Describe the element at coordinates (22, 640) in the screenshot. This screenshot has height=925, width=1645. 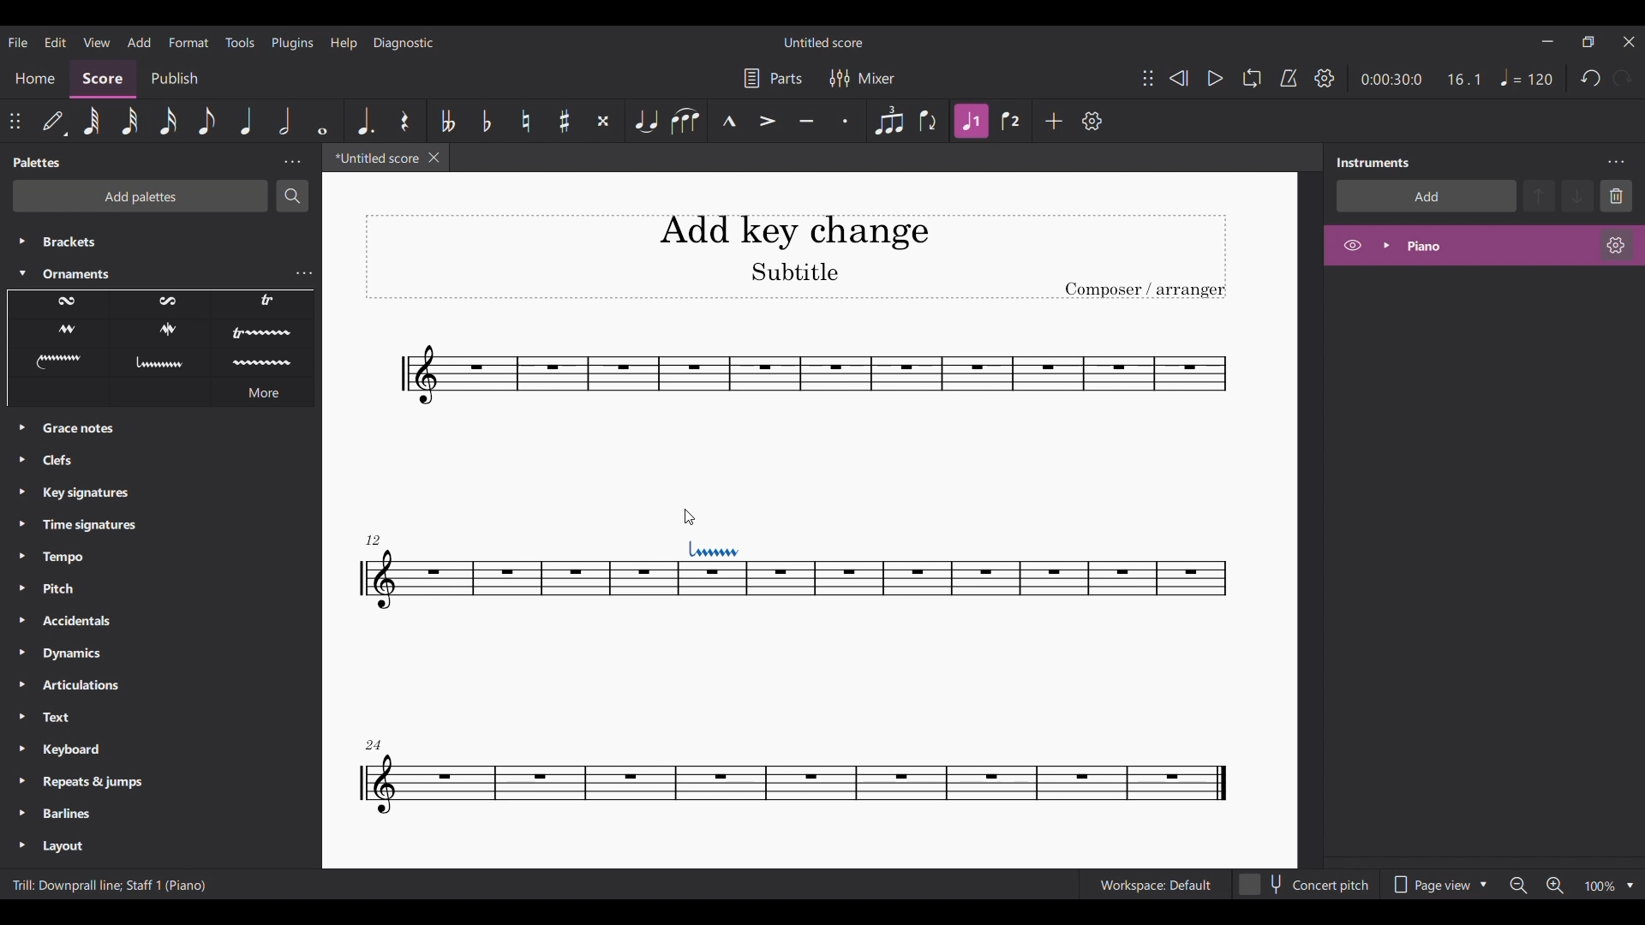
I see `Expand palettes` at that location.